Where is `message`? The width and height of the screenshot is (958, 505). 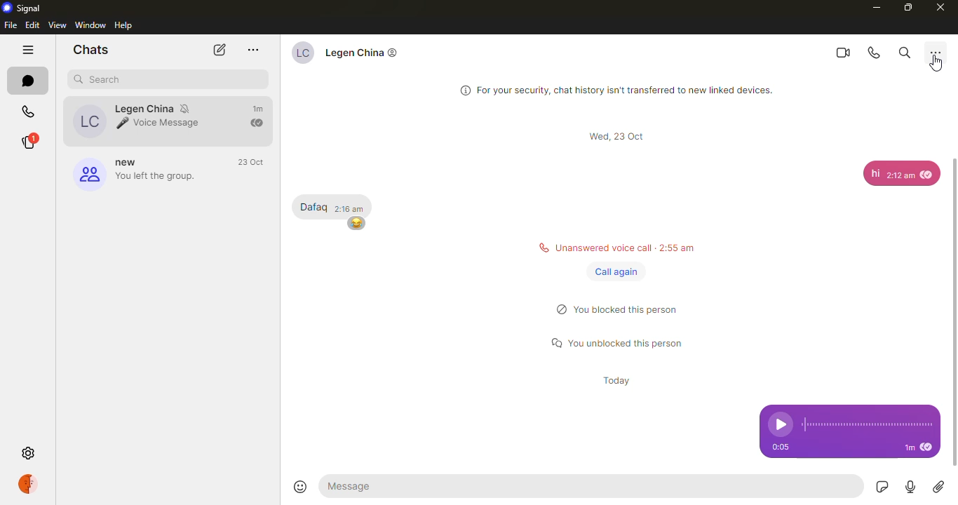
message is located at coordinates (313, 208).